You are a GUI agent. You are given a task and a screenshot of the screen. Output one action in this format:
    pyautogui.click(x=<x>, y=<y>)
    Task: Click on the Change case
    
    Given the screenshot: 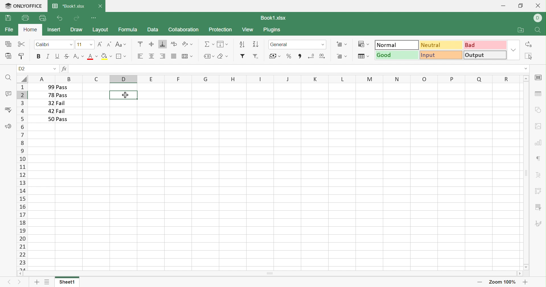 What is the action you would take?
    pyautogui.click(x=120, y=45)
    